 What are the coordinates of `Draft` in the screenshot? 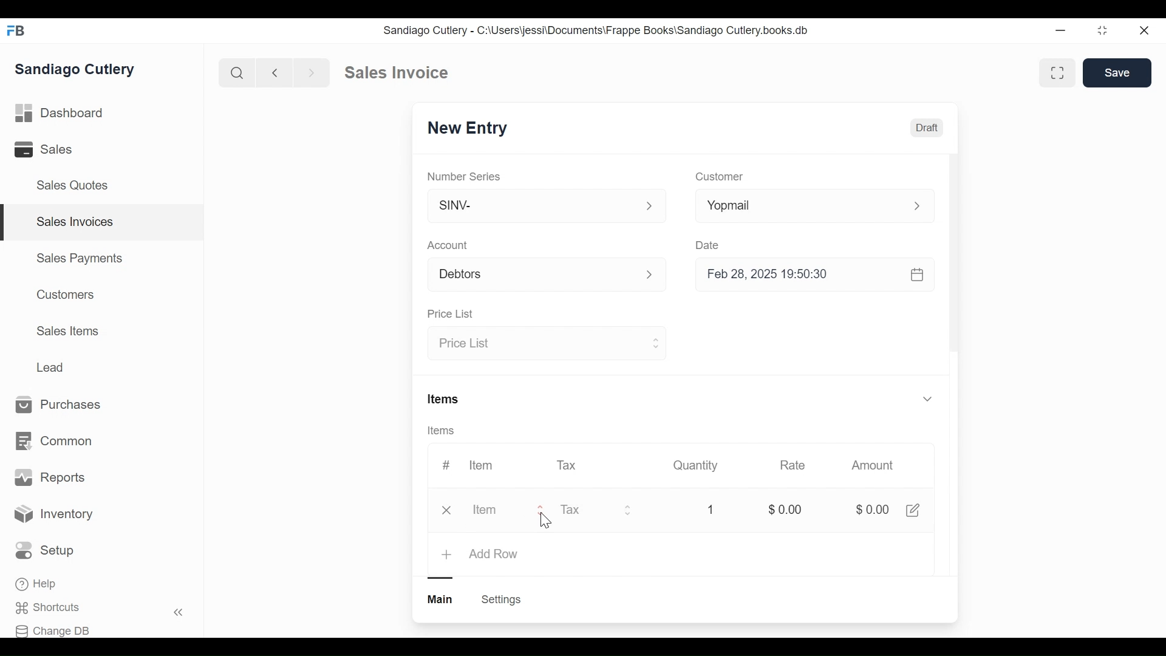 It's located at (926, 128).